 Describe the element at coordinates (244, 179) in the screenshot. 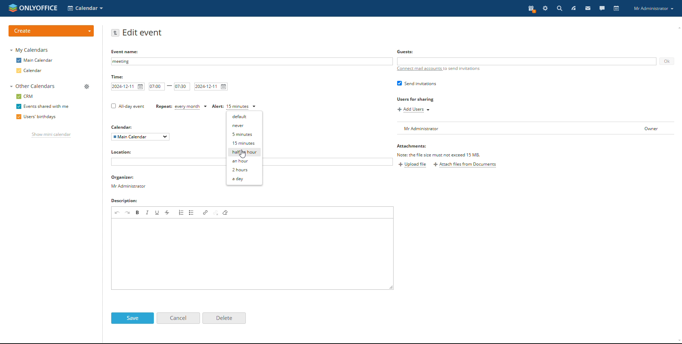

I see `a day` at that location.